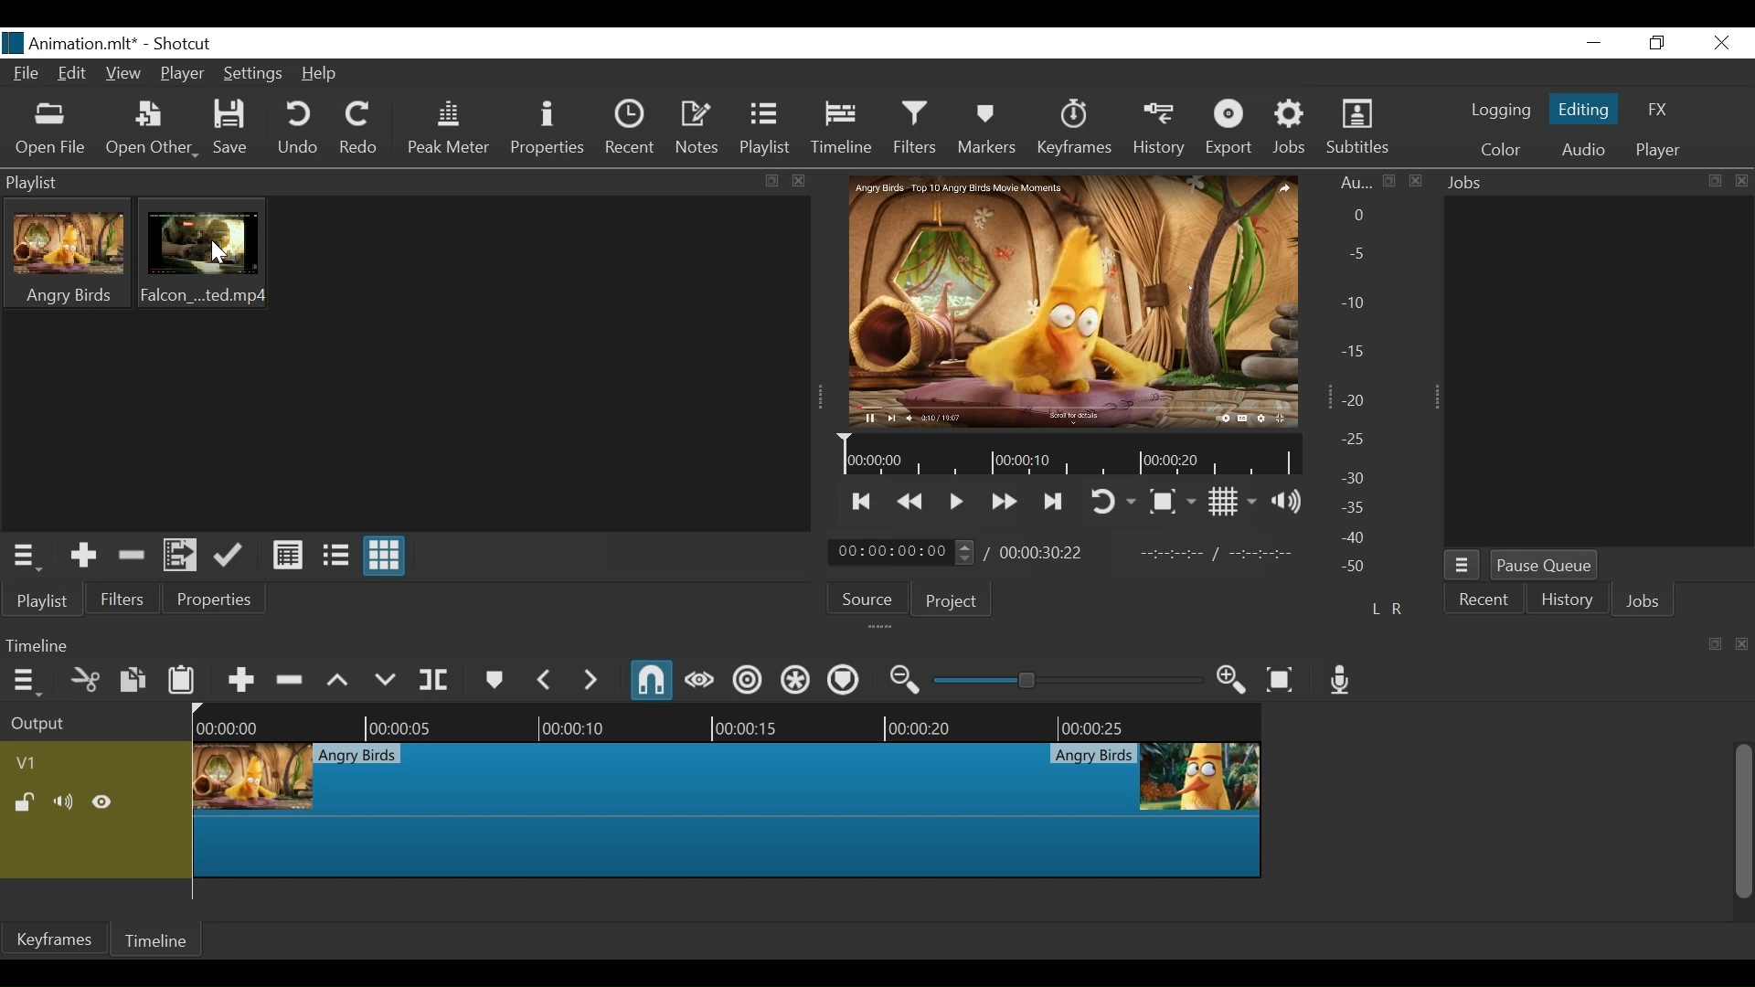  What do you see at coordinates (182, 677) in the screenshot?
I see `Paste` at bounding box center [182, 677].